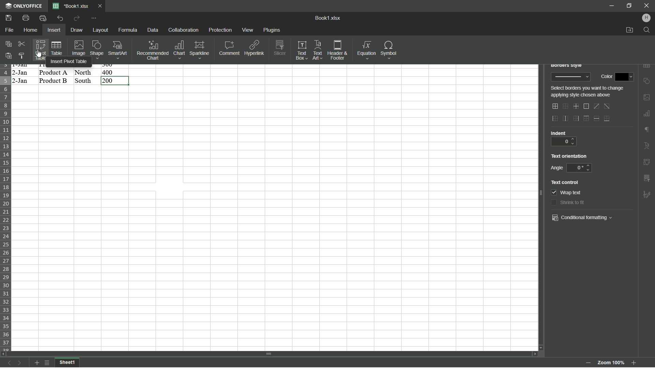 This screenshot has height=368, width=655. What do you see at coordinates (589, 165) in the screenshot?
I see `up` at bounding box center [589, 165].